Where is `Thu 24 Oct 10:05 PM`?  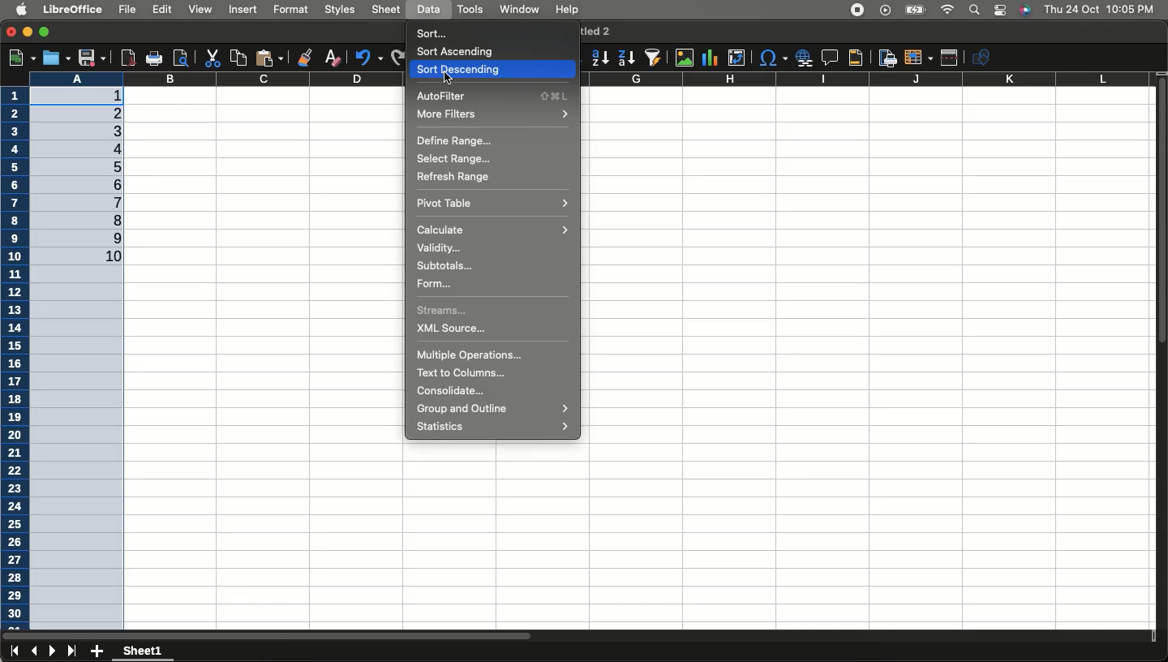
Thu 24 Oct 10:05 PM is located at coordinates (1101, 9).